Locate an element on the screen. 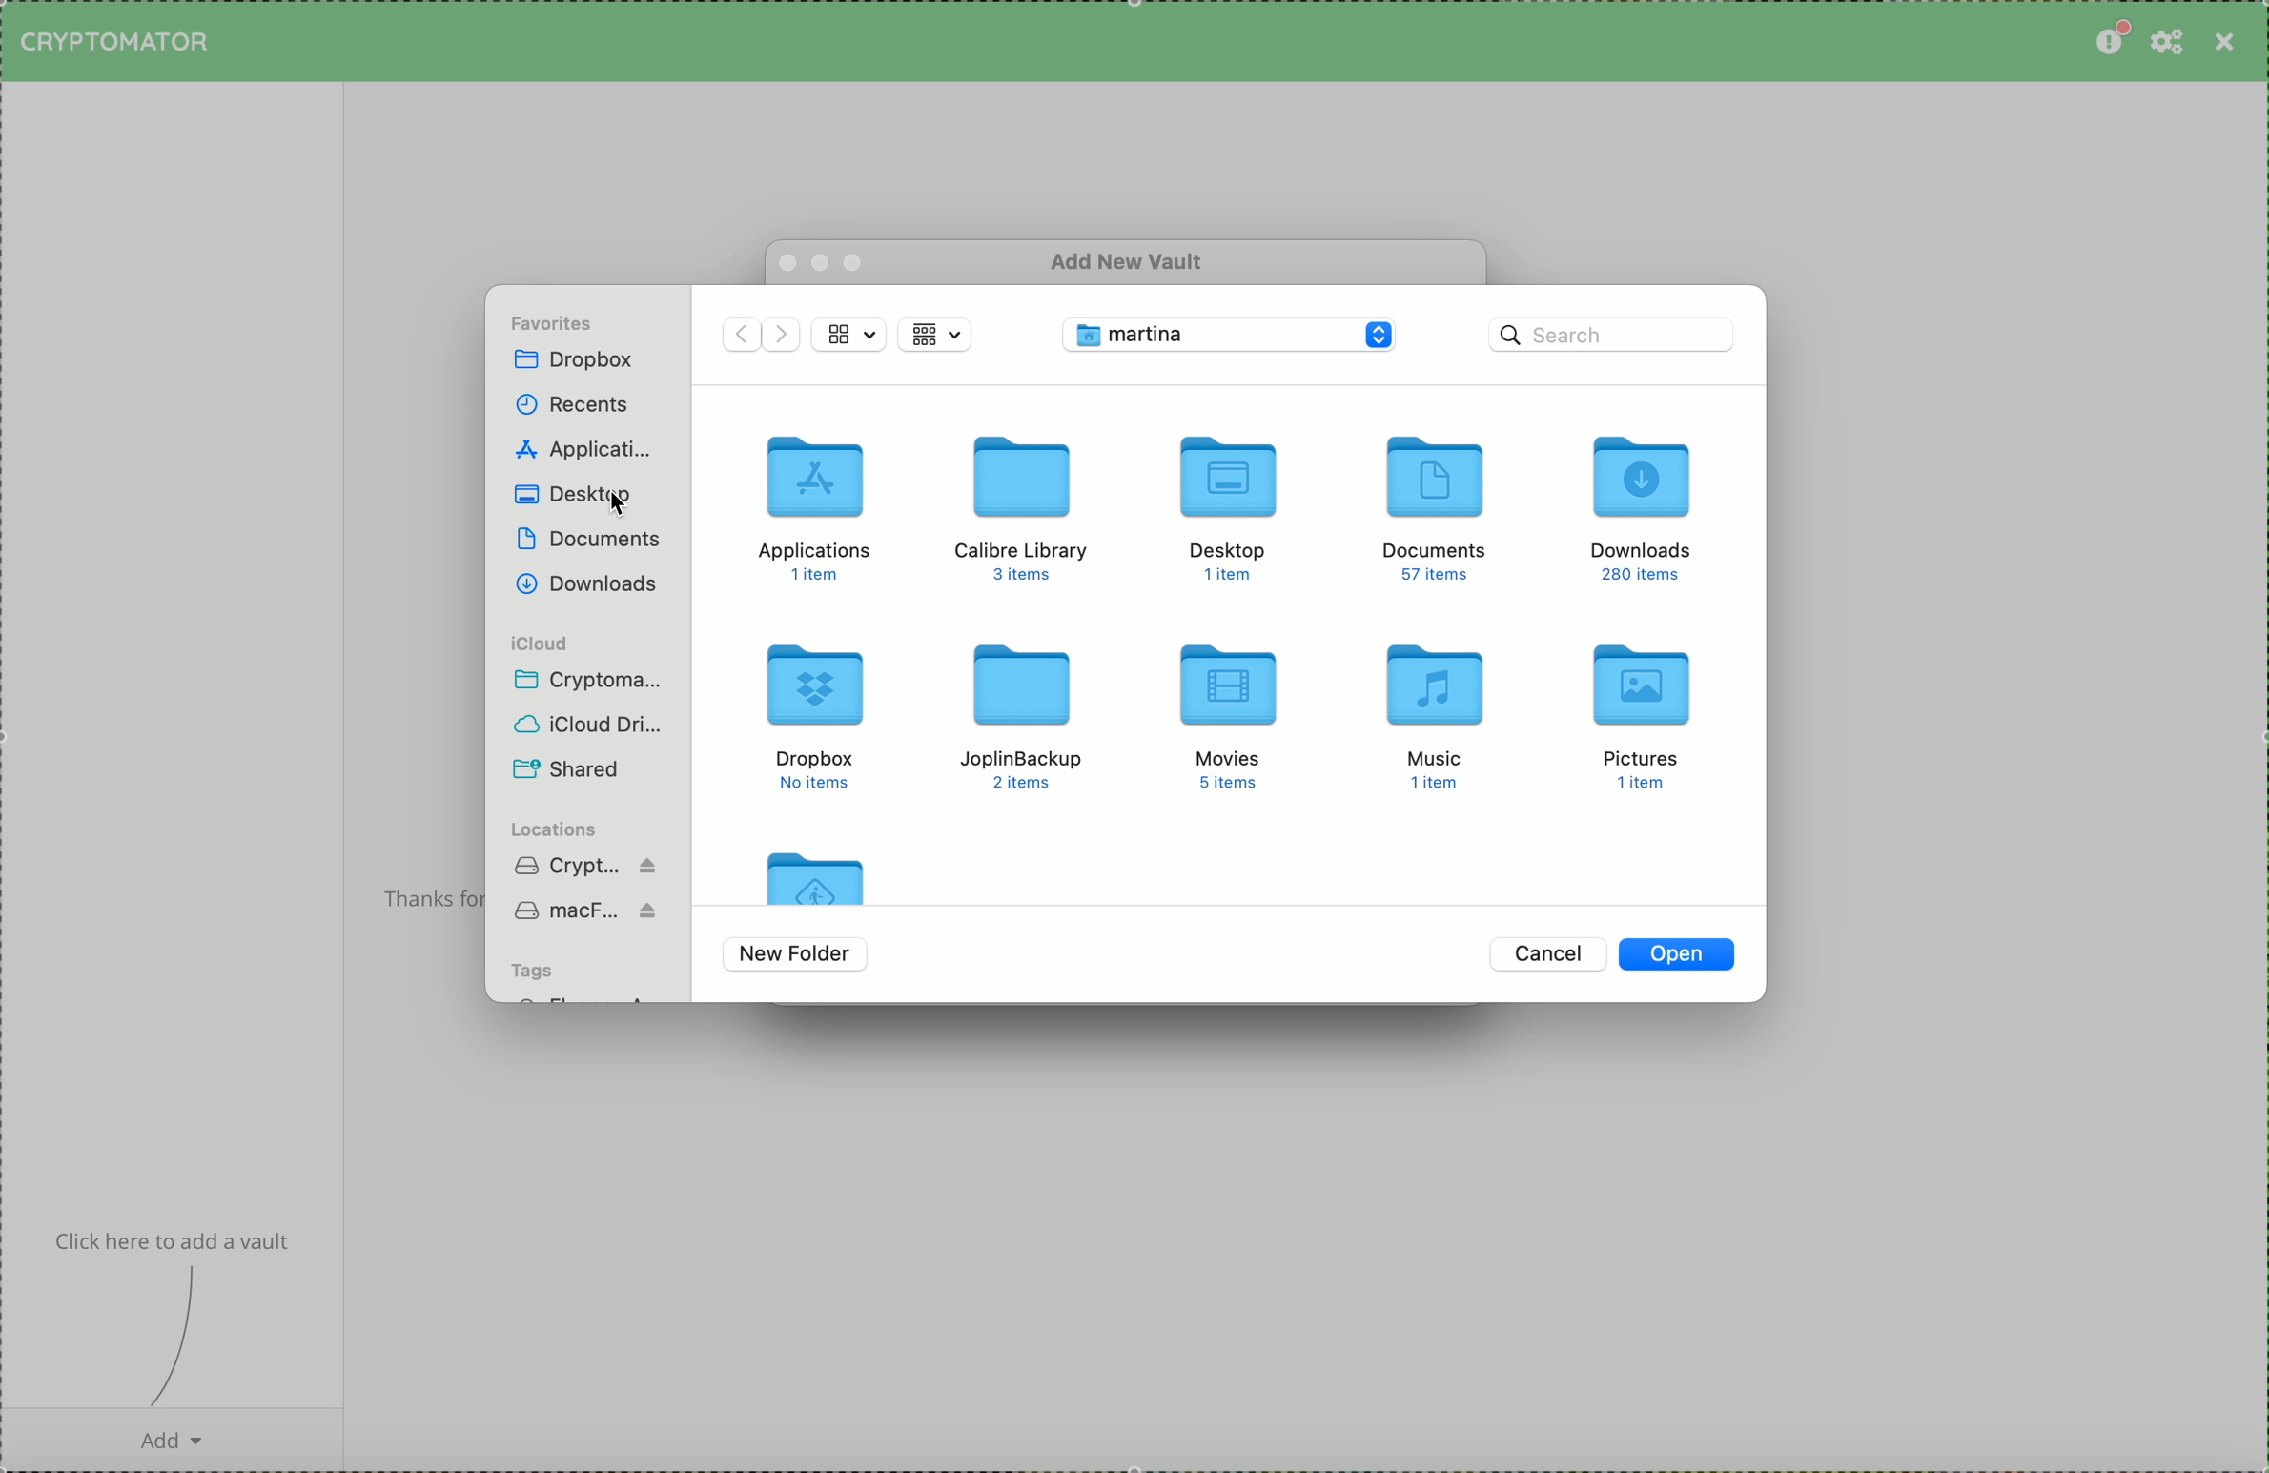 Image resolution: width=2269 pixels, height=1473 pixels. add new vault is located at coordinates (1141, 260).